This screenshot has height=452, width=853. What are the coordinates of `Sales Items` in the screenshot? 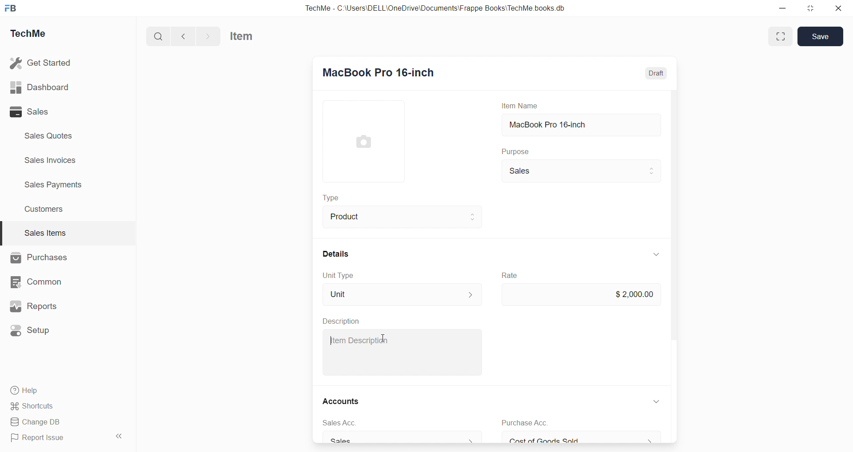 It's located at (45, 233).